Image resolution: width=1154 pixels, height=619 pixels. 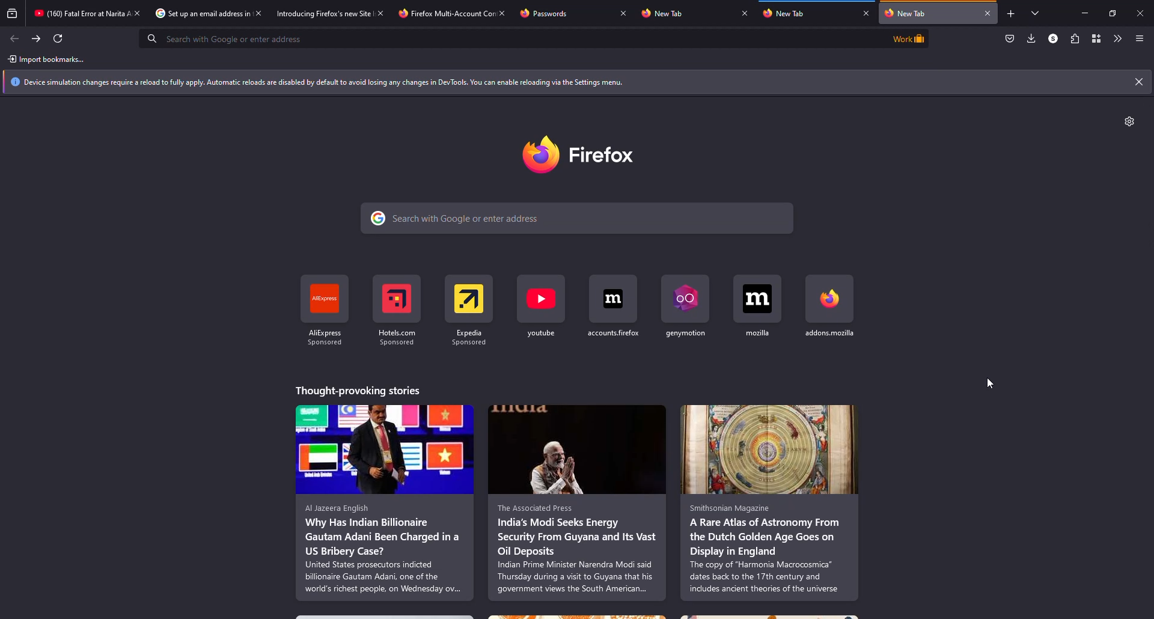 I want to click on import bookmarks, so click(x=49, y=59).